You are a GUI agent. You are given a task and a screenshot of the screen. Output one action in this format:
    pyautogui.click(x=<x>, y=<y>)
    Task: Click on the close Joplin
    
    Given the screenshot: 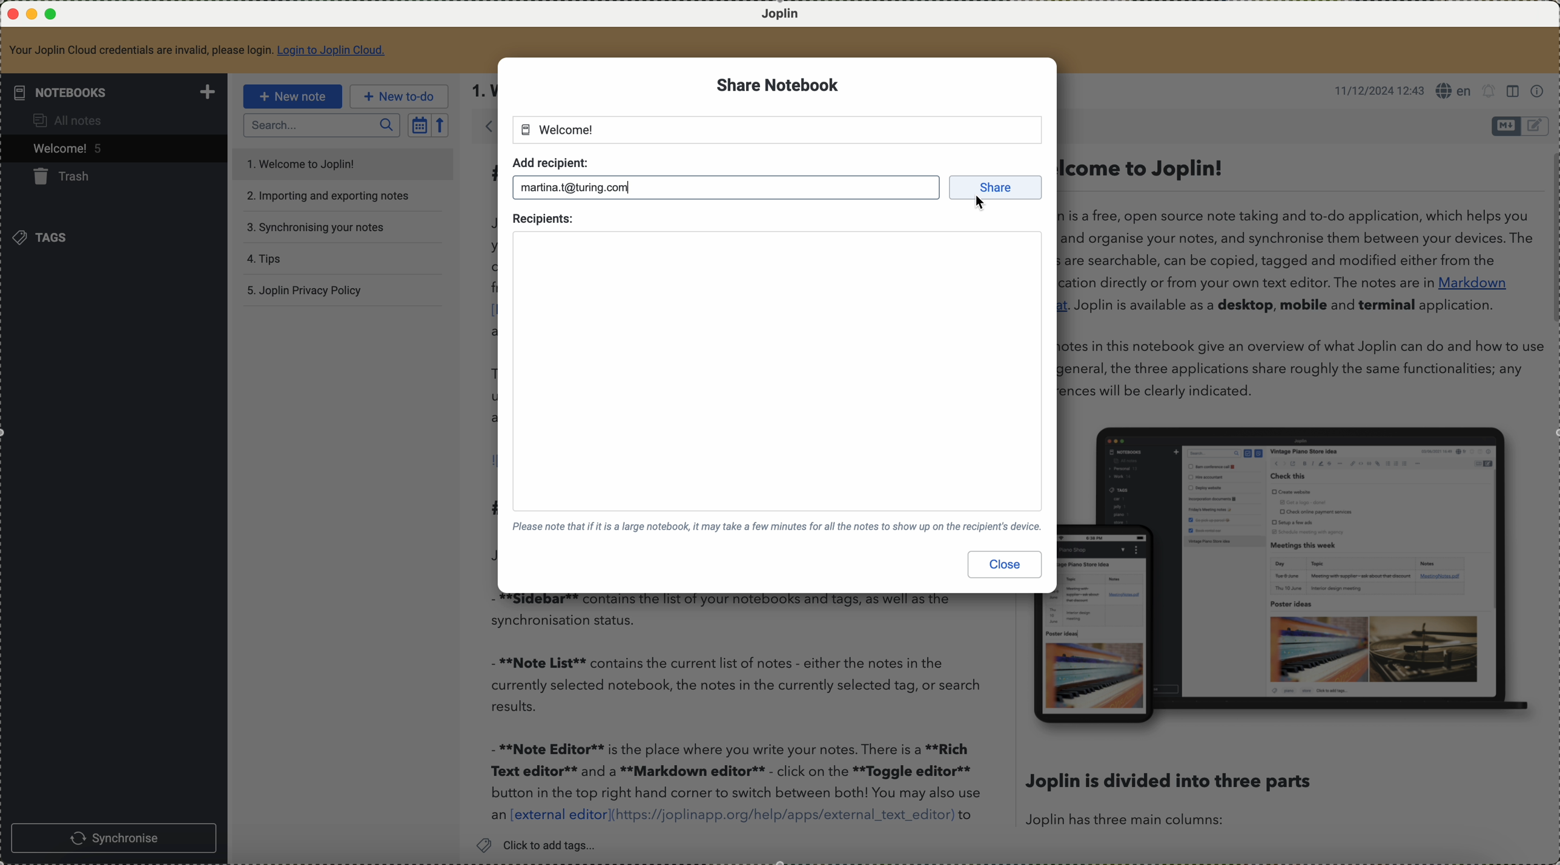 What is the action you would take?
    pyautogui.click(x=12, y=15)
    